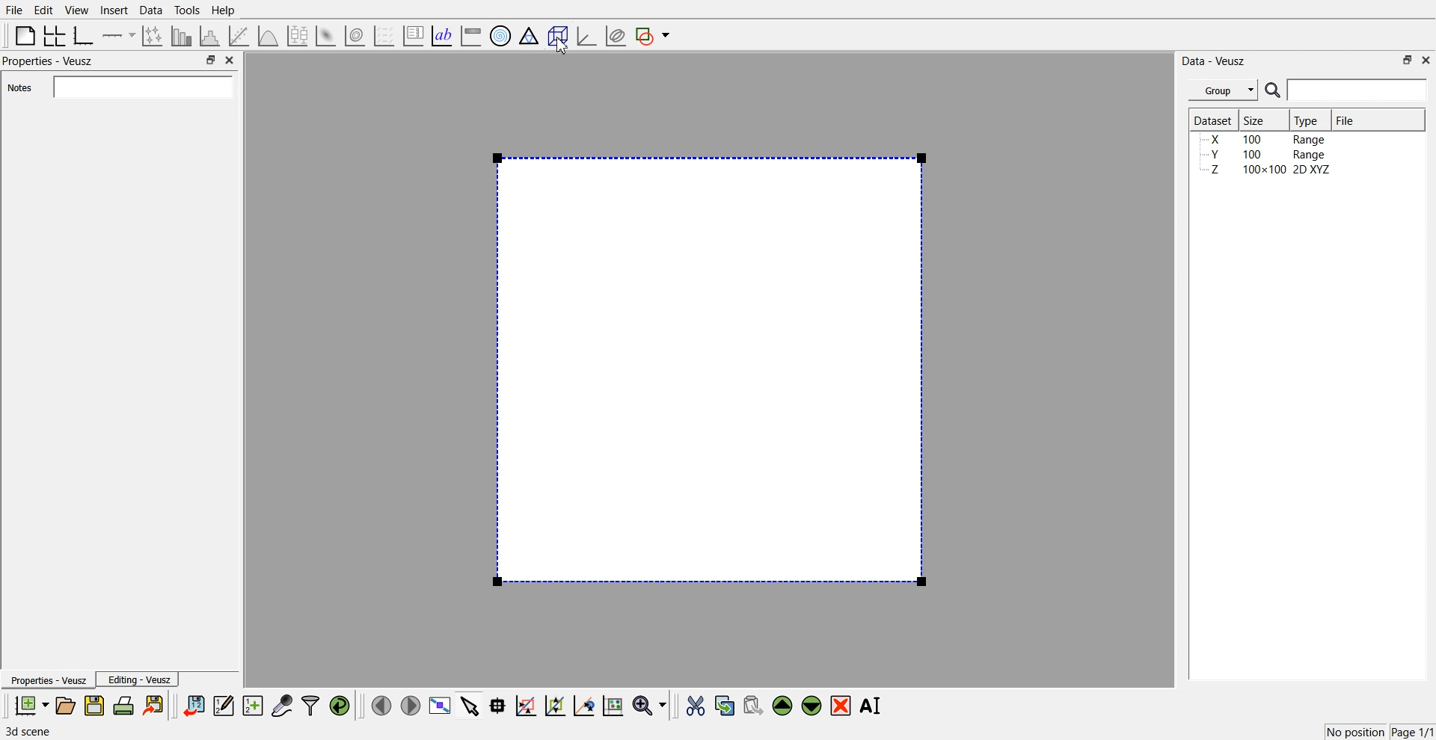 The image size is (1436, 740). I want to click on Rename the selected widget, so click(872, 706).